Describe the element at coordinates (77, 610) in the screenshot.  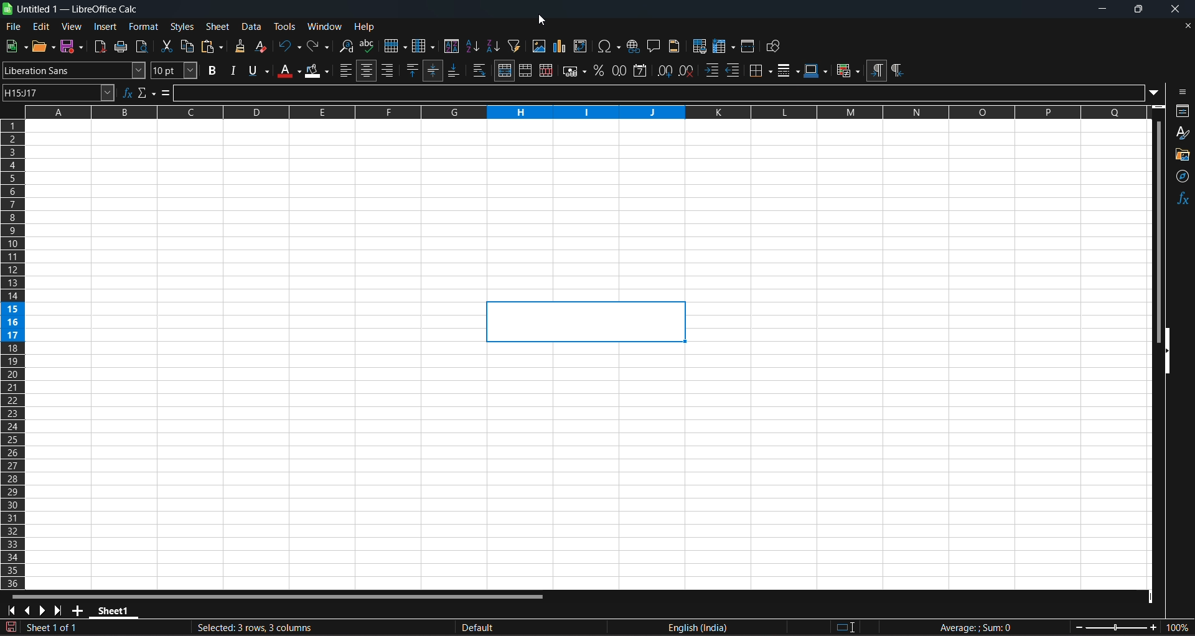
I see `add new sheet` at that location.